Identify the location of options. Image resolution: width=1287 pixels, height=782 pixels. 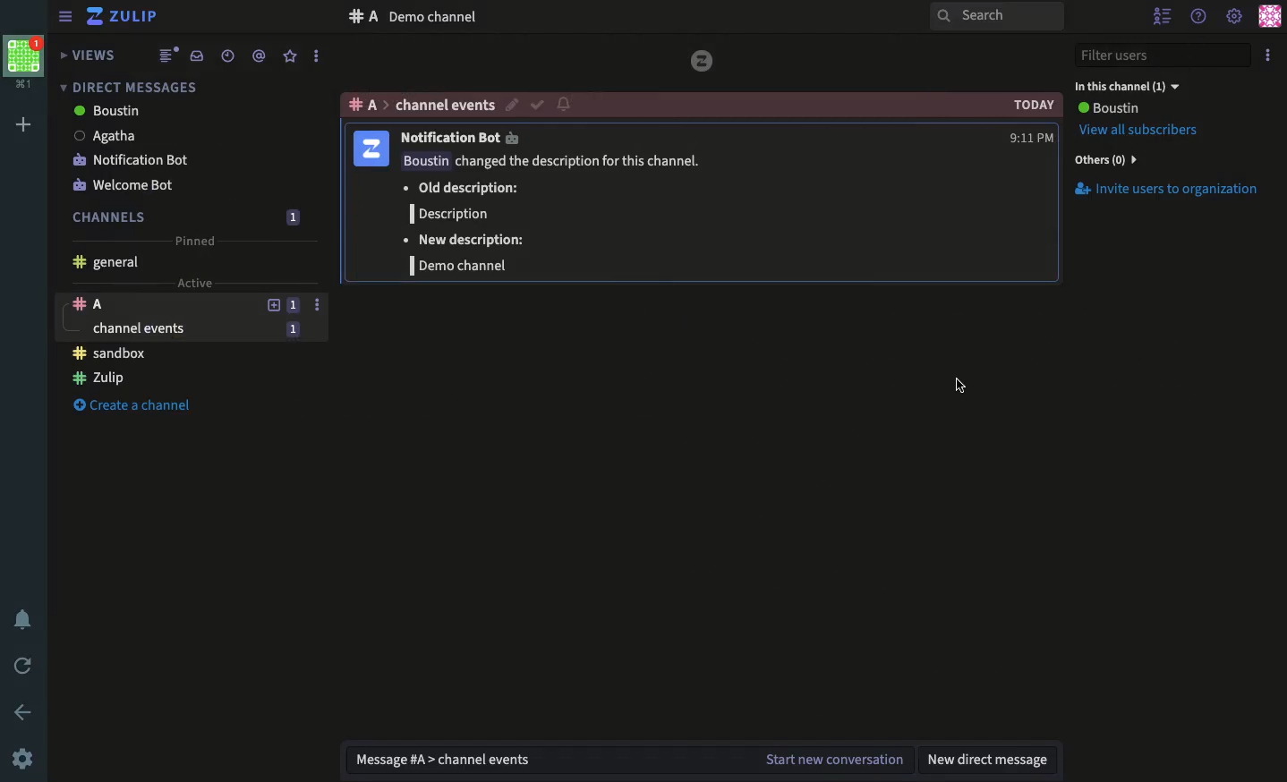
(316, 55).